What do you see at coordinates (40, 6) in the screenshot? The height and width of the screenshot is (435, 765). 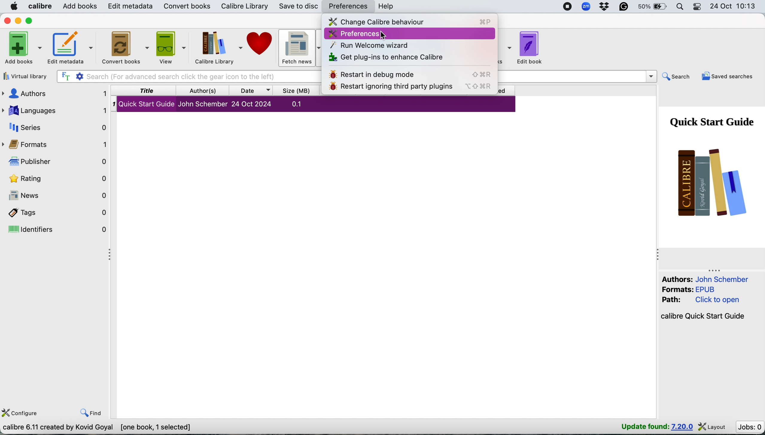 I see `calibre` at bounding box center [40, 6].